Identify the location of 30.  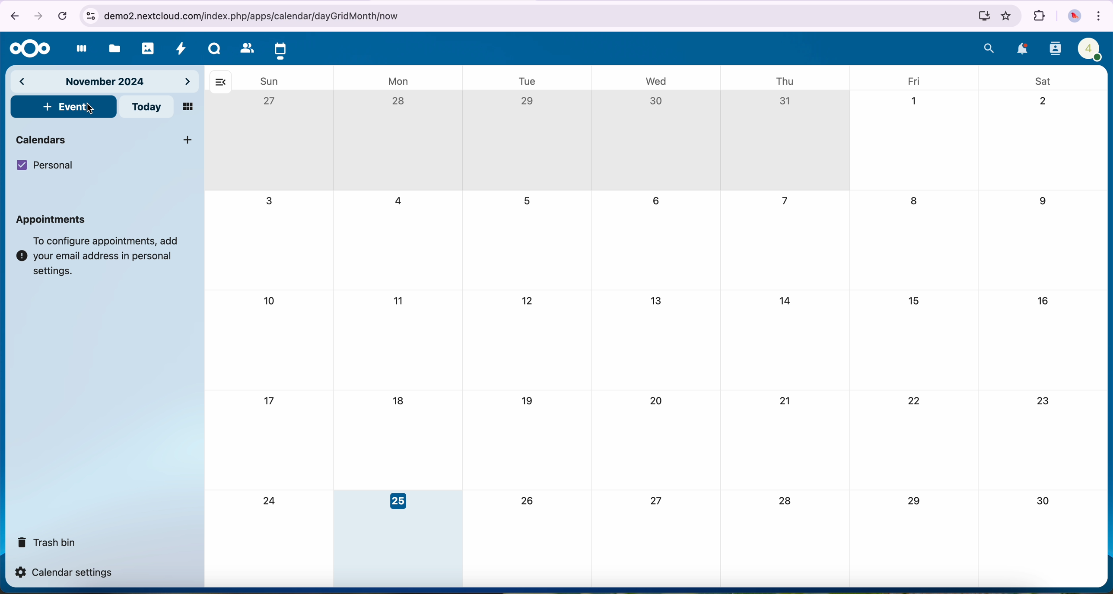
(656, 101).